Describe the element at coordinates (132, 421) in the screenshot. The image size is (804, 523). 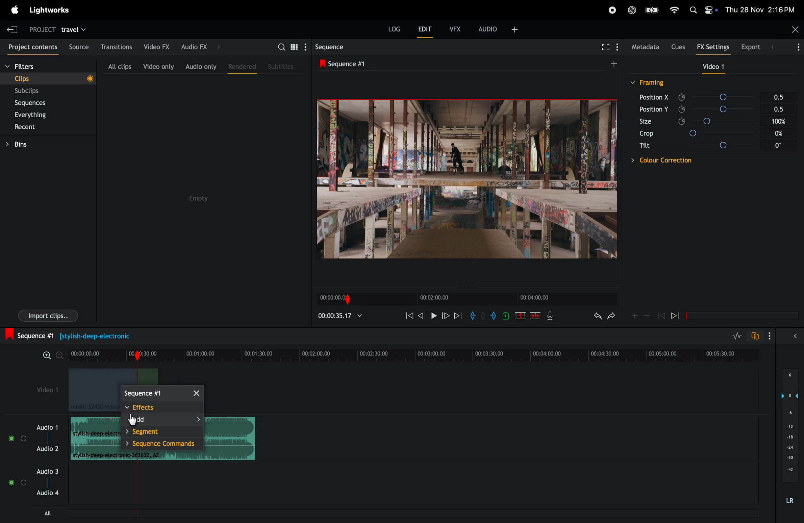
I see `cursor` at that location.